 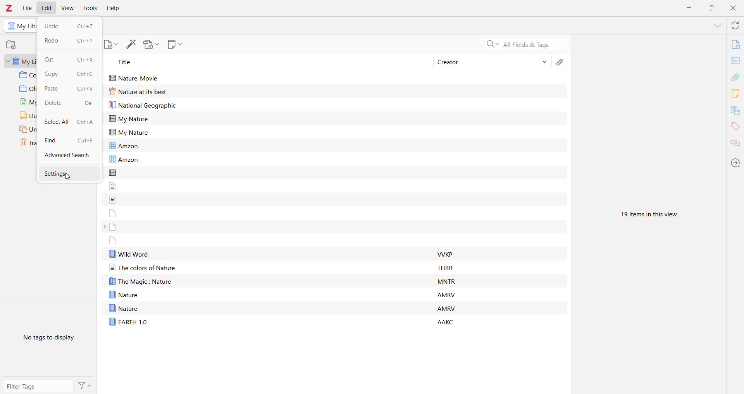 I want to click on file without title, so click(x=113, y=227).